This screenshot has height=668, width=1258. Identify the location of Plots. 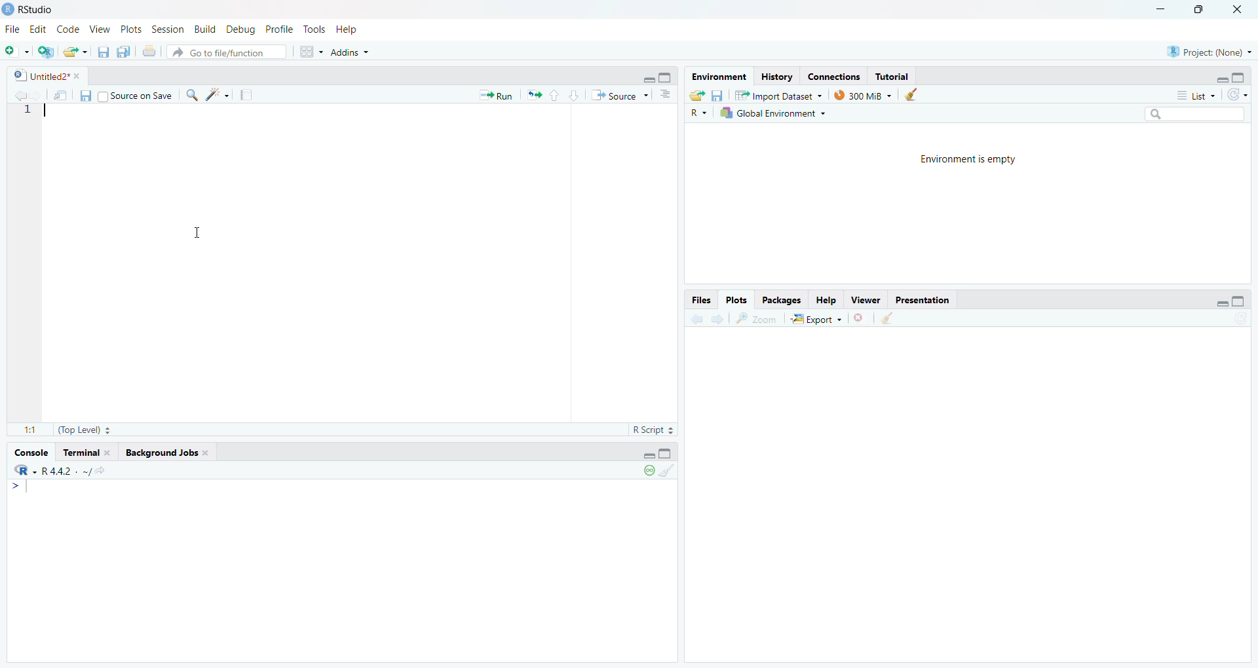
(132, 31).